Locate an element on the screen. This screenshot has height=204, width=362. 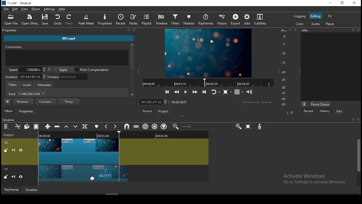
save is located at coordinates (45, 19).